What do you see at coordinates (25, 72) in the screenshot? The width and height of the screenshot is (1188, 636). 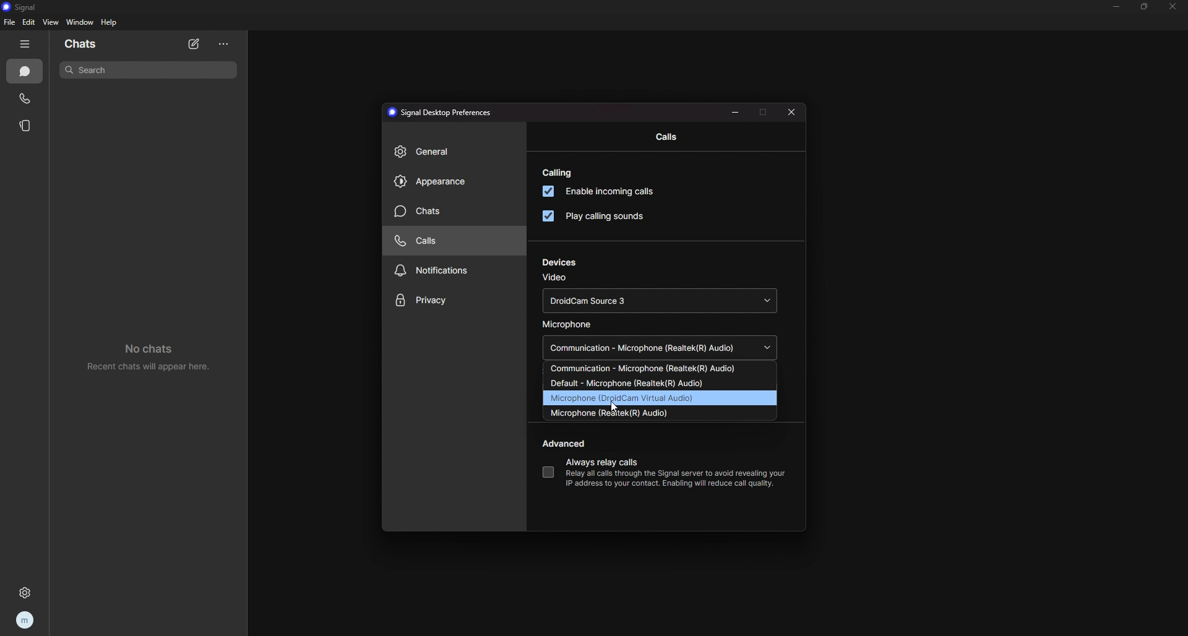 I see `chats` at bounding box center [25, 72].